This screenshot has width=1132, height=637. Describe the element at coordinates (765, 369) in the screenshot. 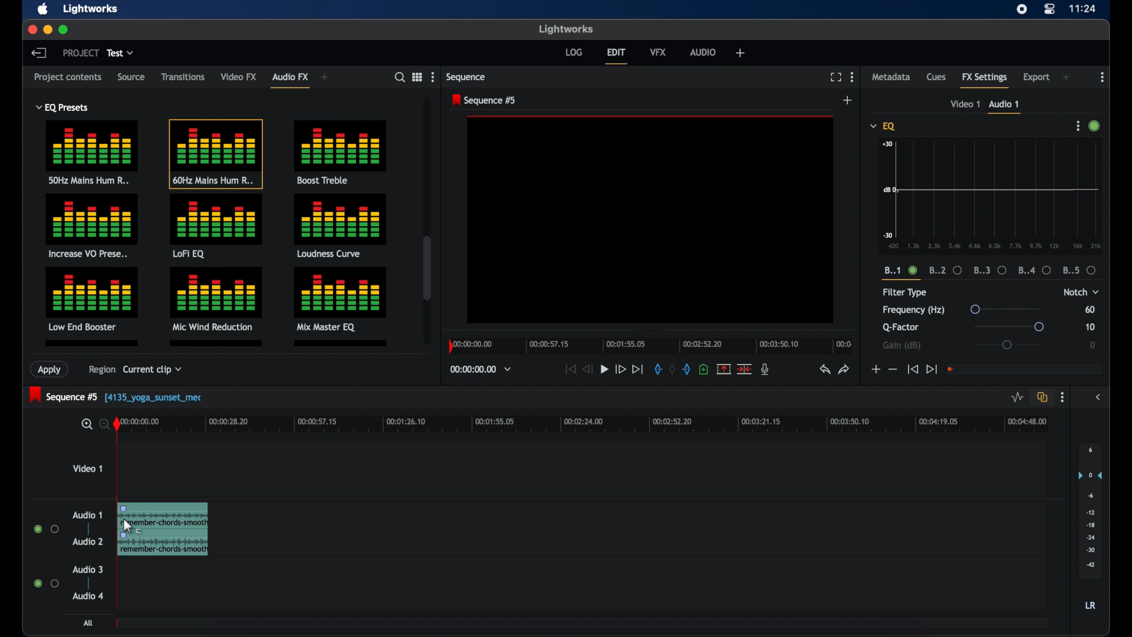

I see `mic` at that location.